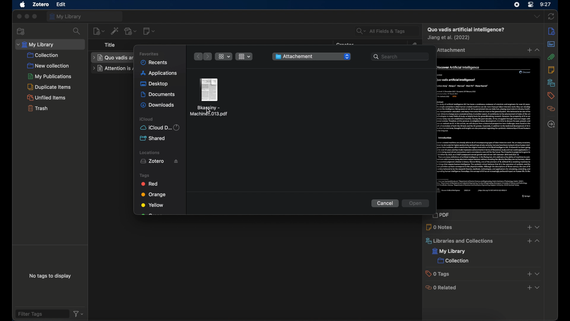 Image resolution: width=570 pixels, height=321 pixels. What do you see at coordinates (449, 252) in the screenshot?
I see `my library` at bounding box center [449, 252].